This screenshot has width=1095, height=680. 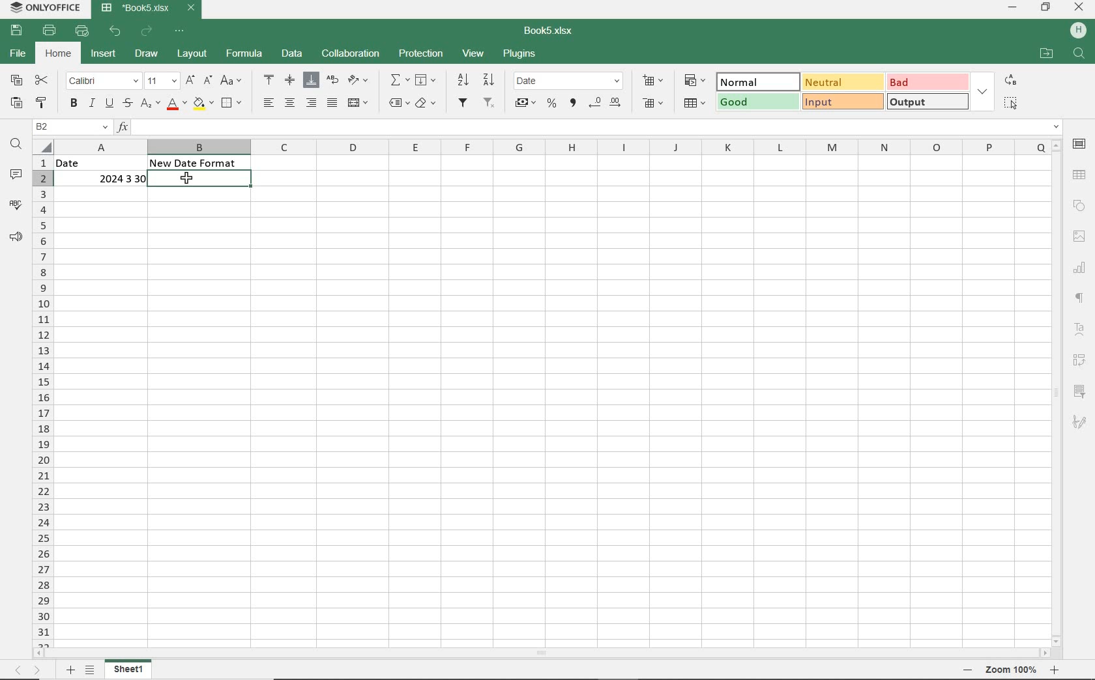 I want to click on DOCUMENT NAME, so click(x=549, y=31).